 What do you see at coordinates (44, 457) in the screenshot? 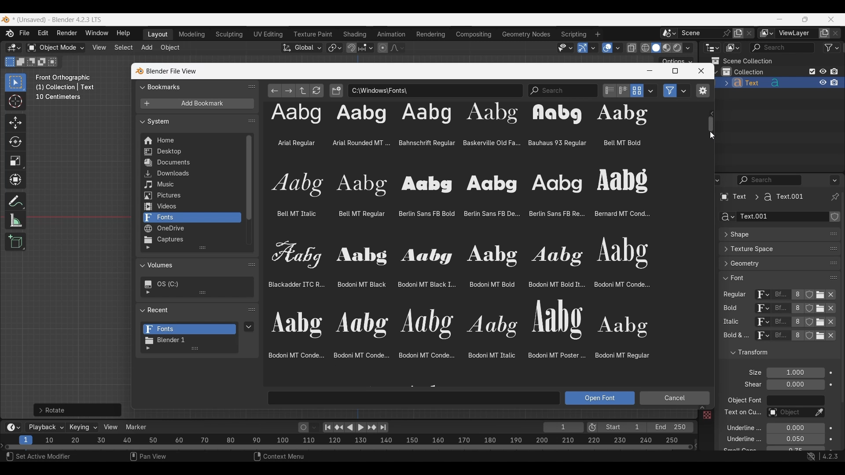
I see `Select` at bounding box center [44, 457].